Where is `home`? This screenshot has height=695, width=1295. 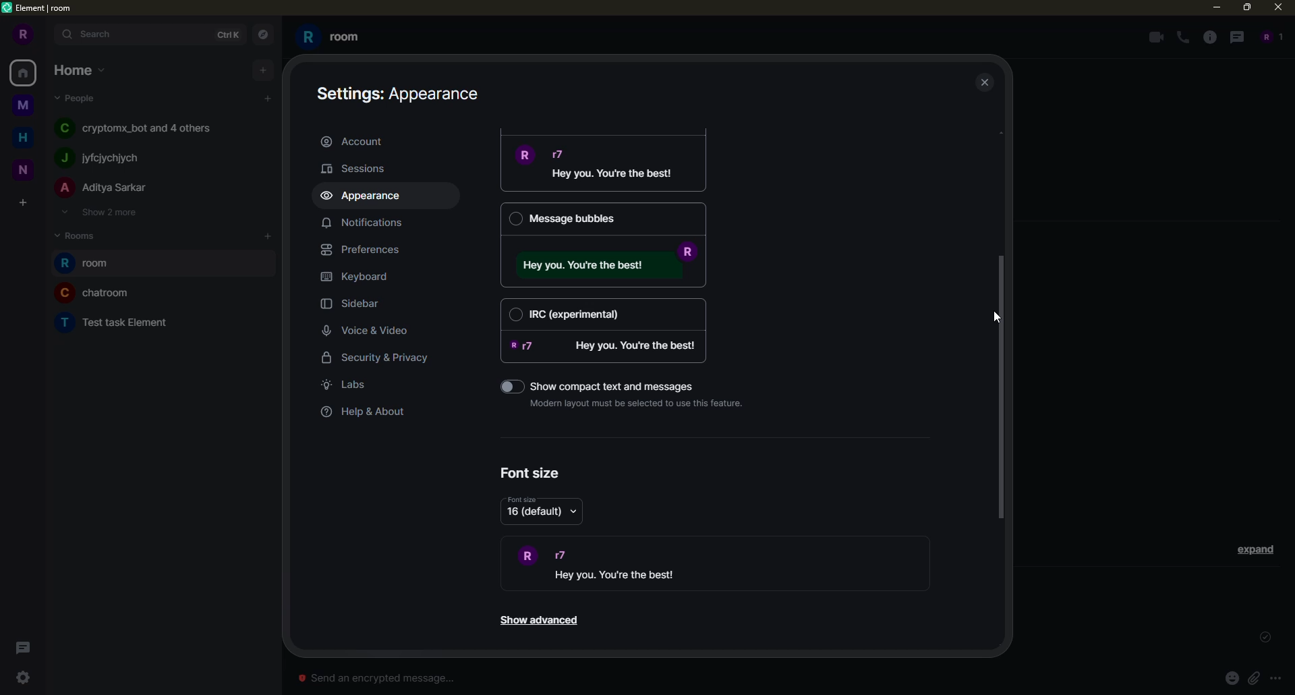 home is located at coordinates (26, 72).